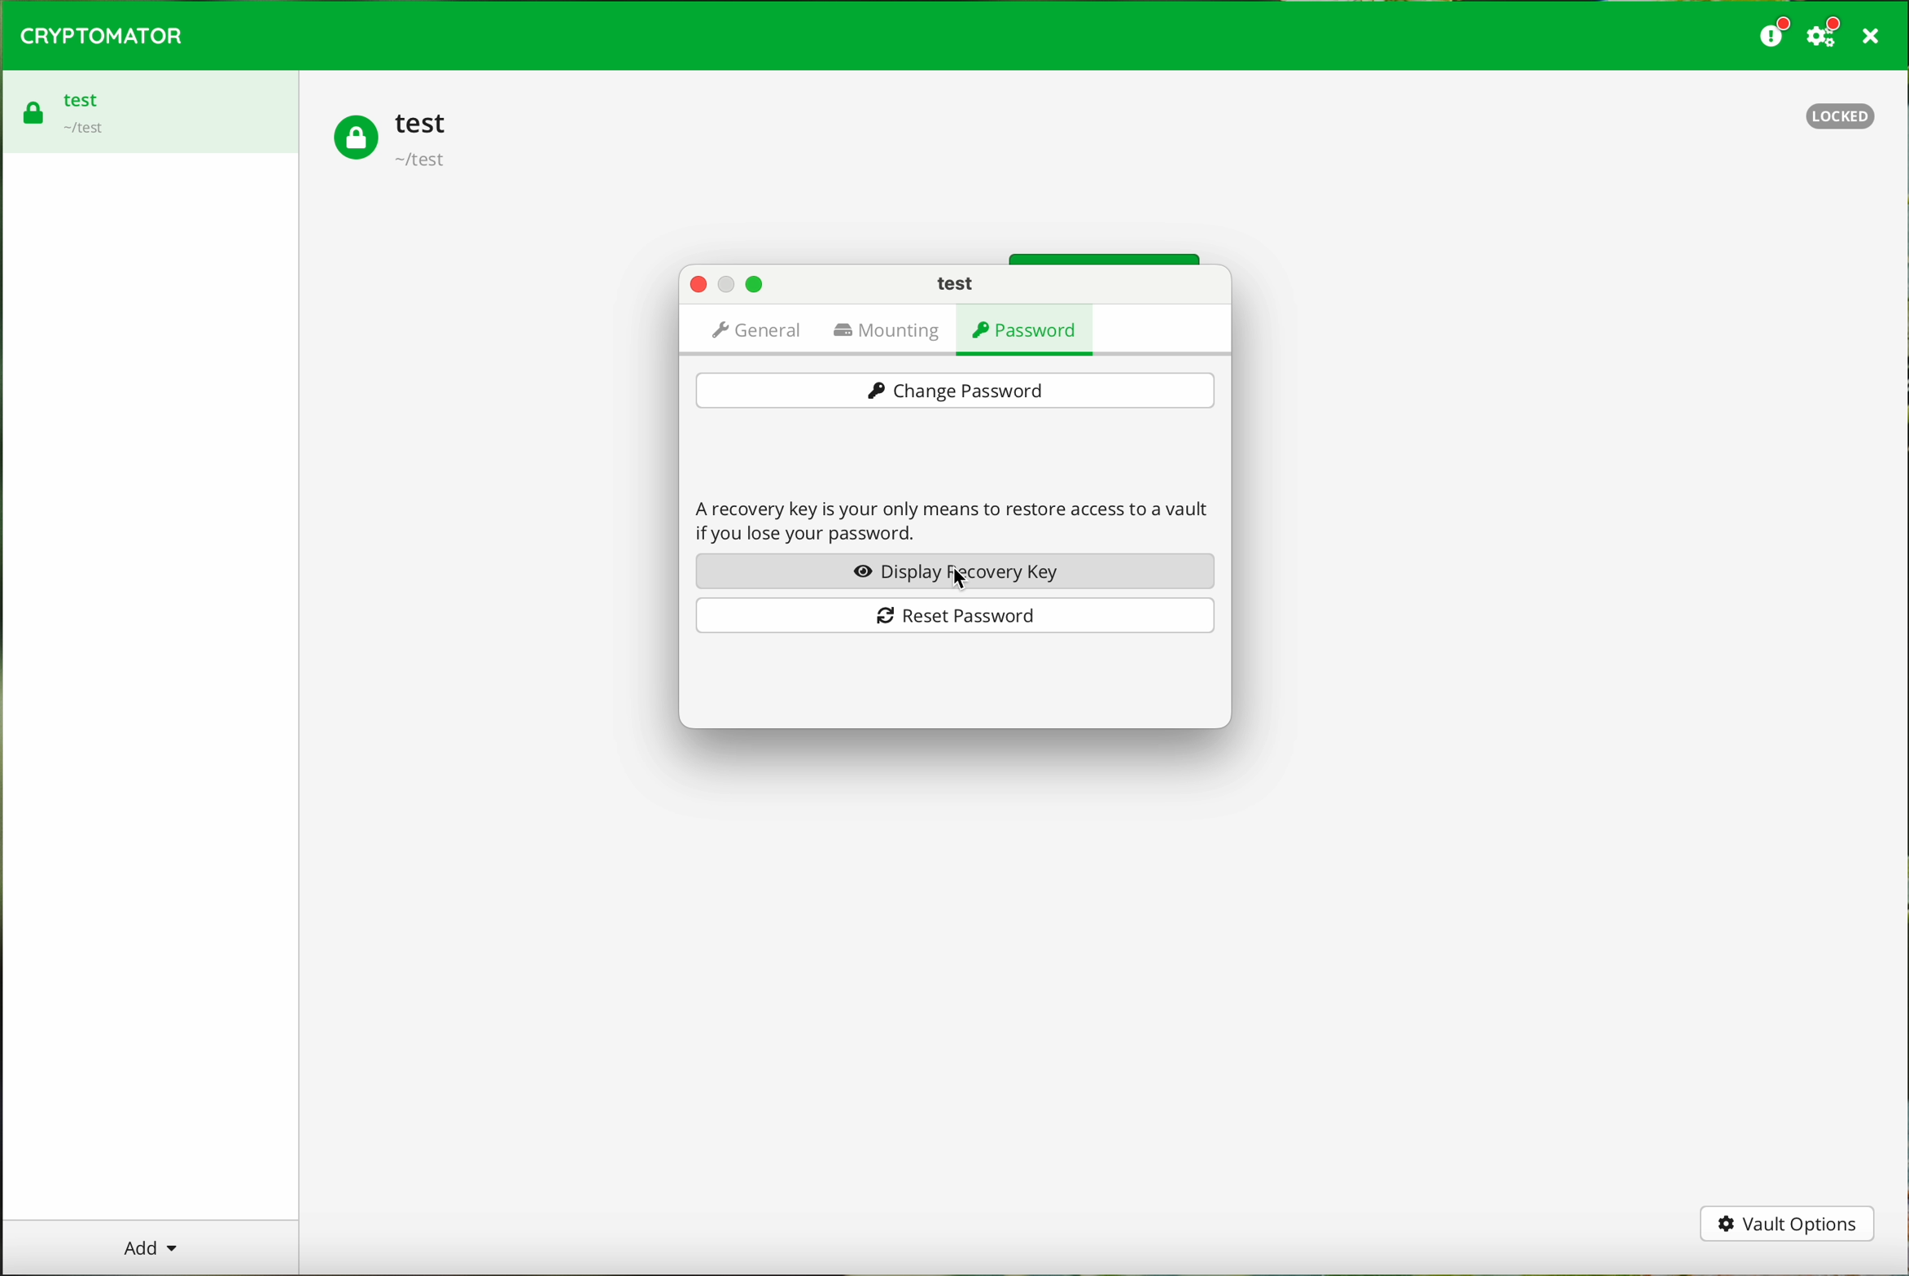 This screenshot has height=1276, width=1909. Describe the element at coordinates (1827, 33) in the screenshot. I see `settings` at that location.